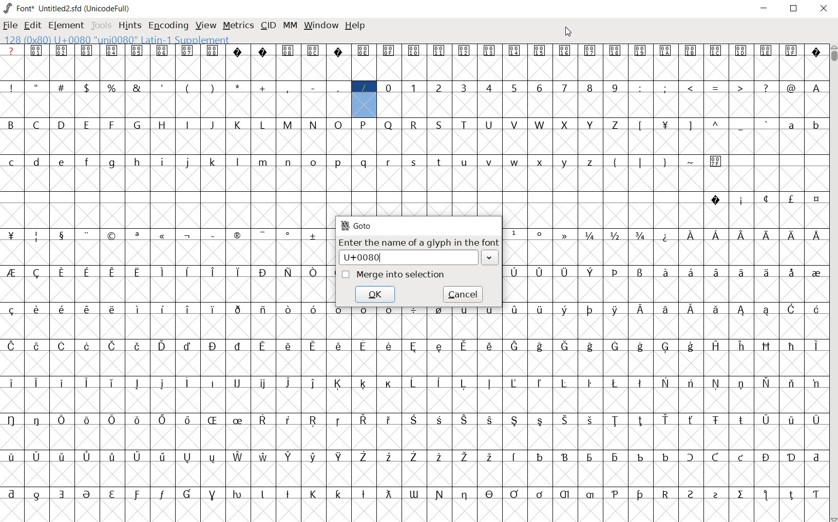  Describe the element at coordinates (111, 88) in the screenshot. I see `glyph` at that location.